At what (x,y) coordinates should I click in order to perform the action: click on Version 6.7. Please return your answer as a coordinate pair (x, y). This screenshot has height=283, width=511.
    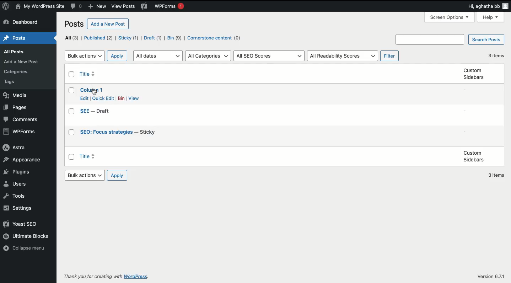
    Looking at the image, I should click on (491, 276).